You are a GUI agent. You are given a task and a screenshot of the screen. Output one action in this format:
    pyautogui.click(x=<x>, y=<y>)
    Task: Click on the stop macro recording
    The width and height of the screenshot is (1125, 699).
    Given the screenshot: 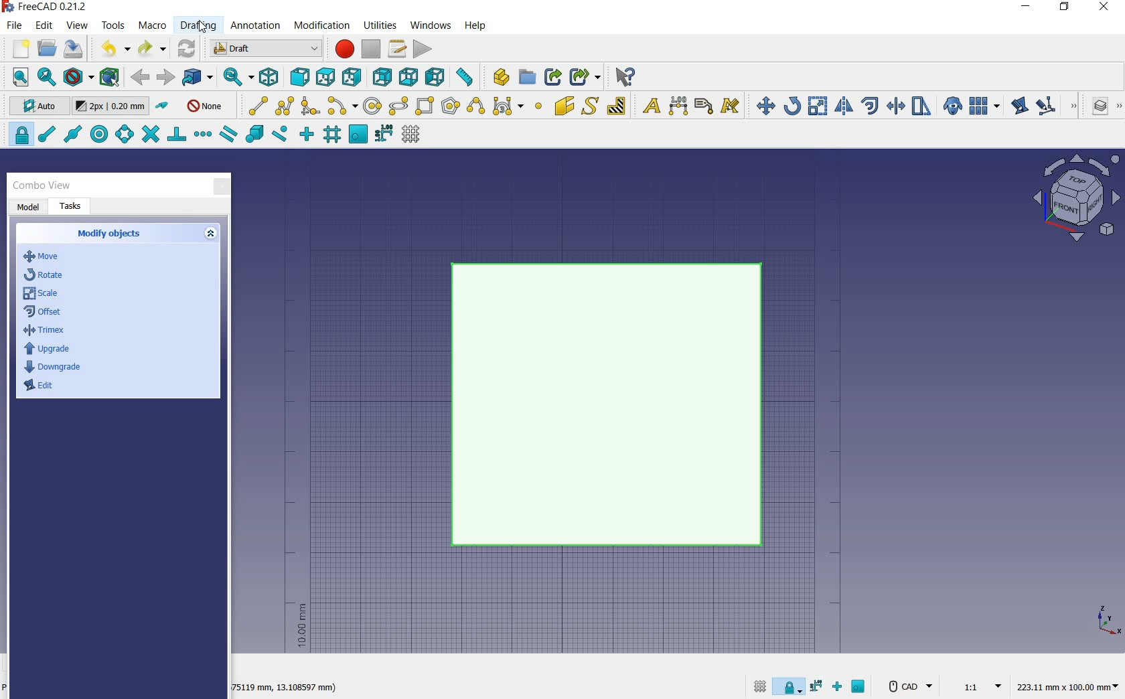 What is the action you would take?
    pyautogui.click(x=372, y=49)
    